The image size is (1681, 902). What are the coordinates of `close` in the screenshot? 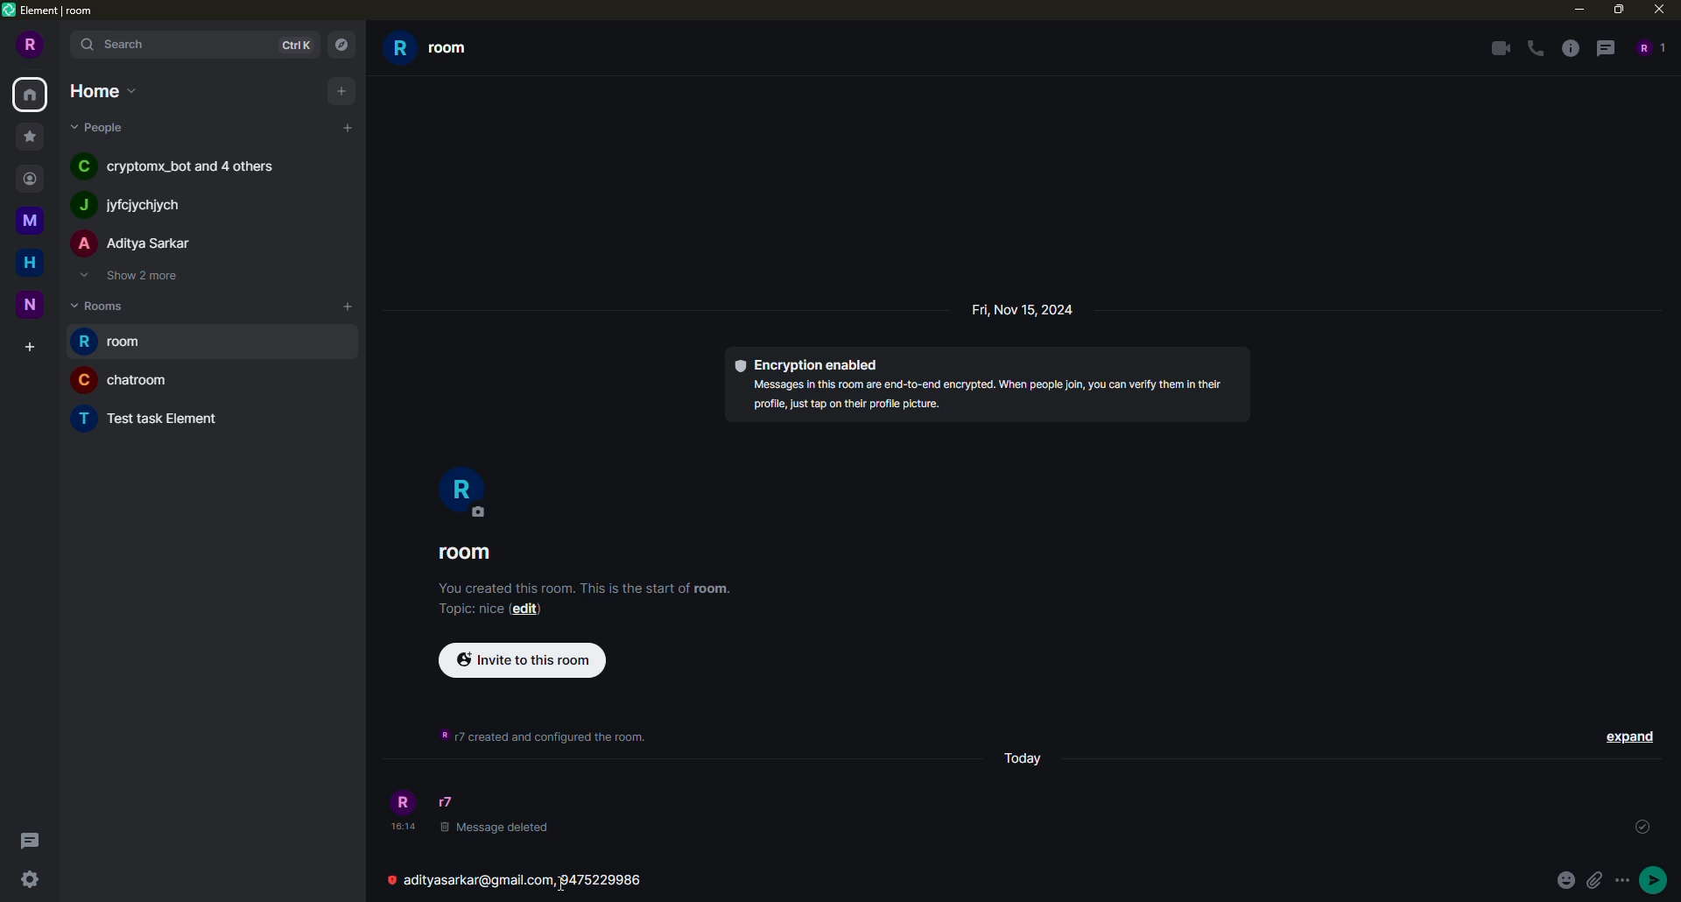 It's located at (1657, 11).